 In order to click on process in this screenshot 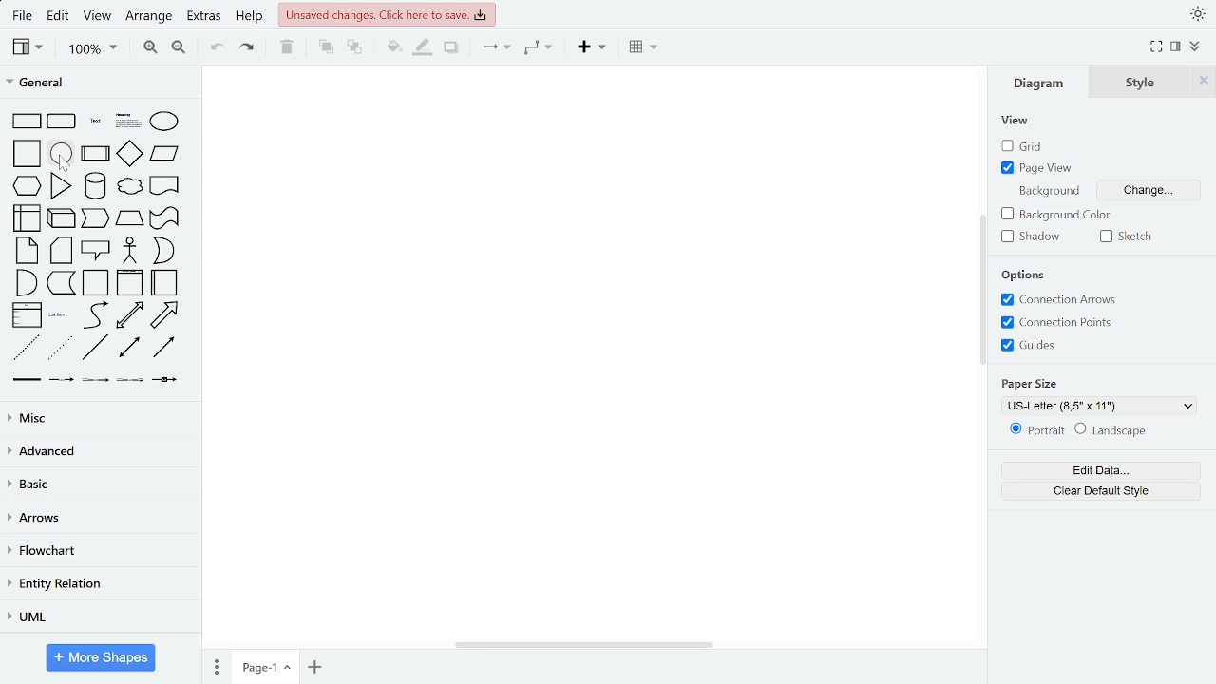, I will do `click(95, 154)`.